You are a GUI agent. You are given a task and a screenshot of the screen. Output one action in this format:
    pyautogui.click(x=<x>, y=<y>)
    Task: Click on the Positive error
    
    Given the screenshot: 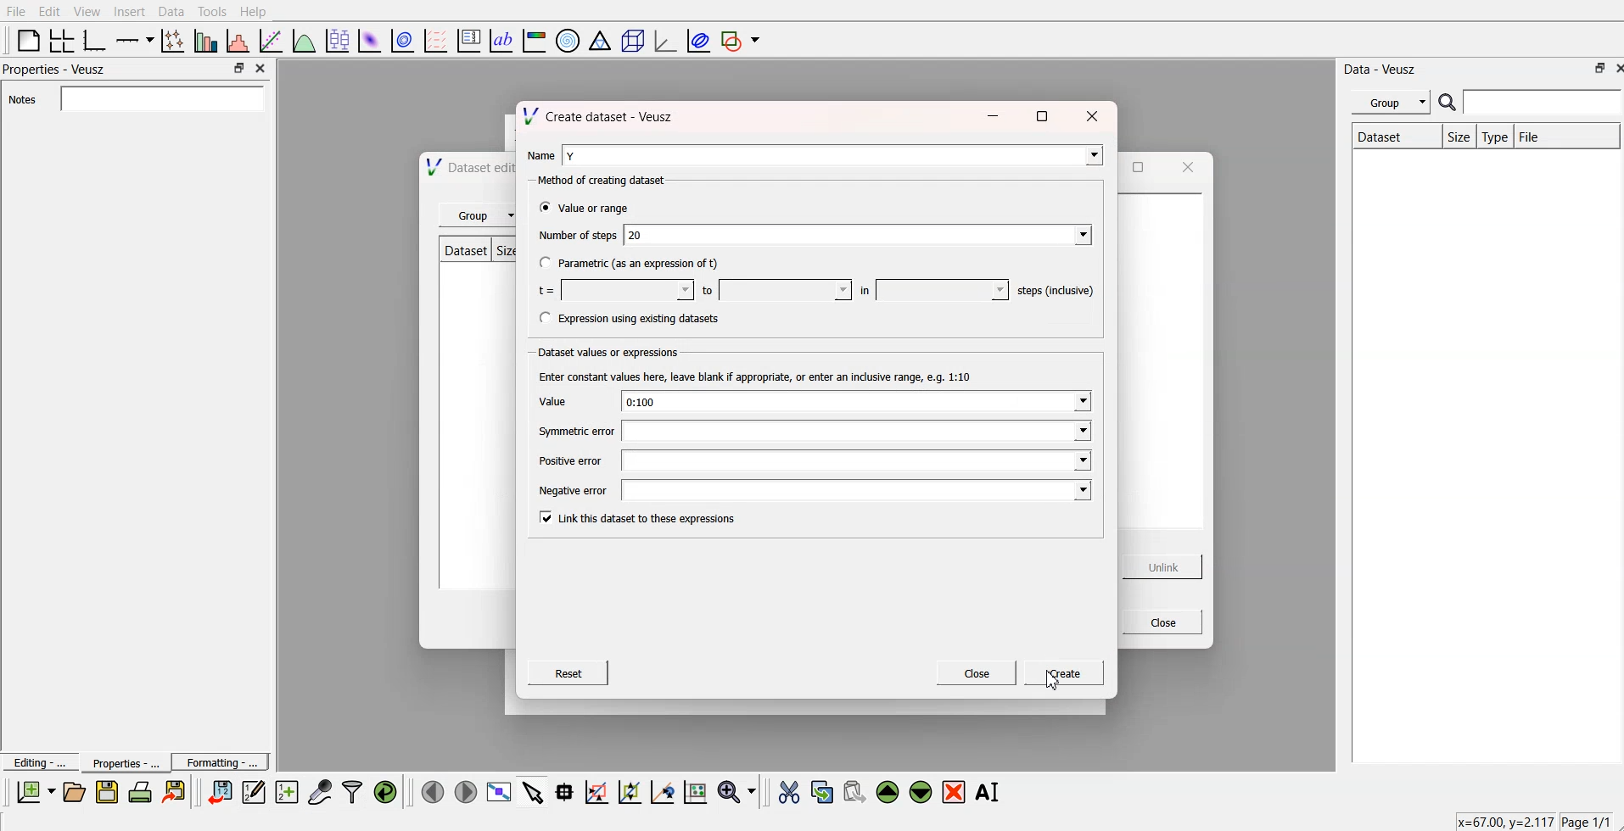 What is the action you would take?
    pyautogui.click(x=567, y=460)
    